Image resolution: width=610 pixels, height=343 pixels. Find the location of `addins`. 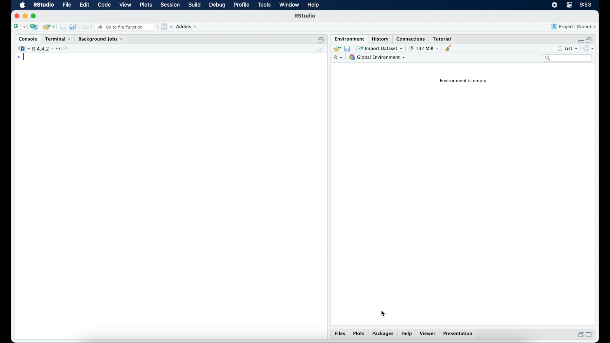

addins is located at coordinates (187, 27).